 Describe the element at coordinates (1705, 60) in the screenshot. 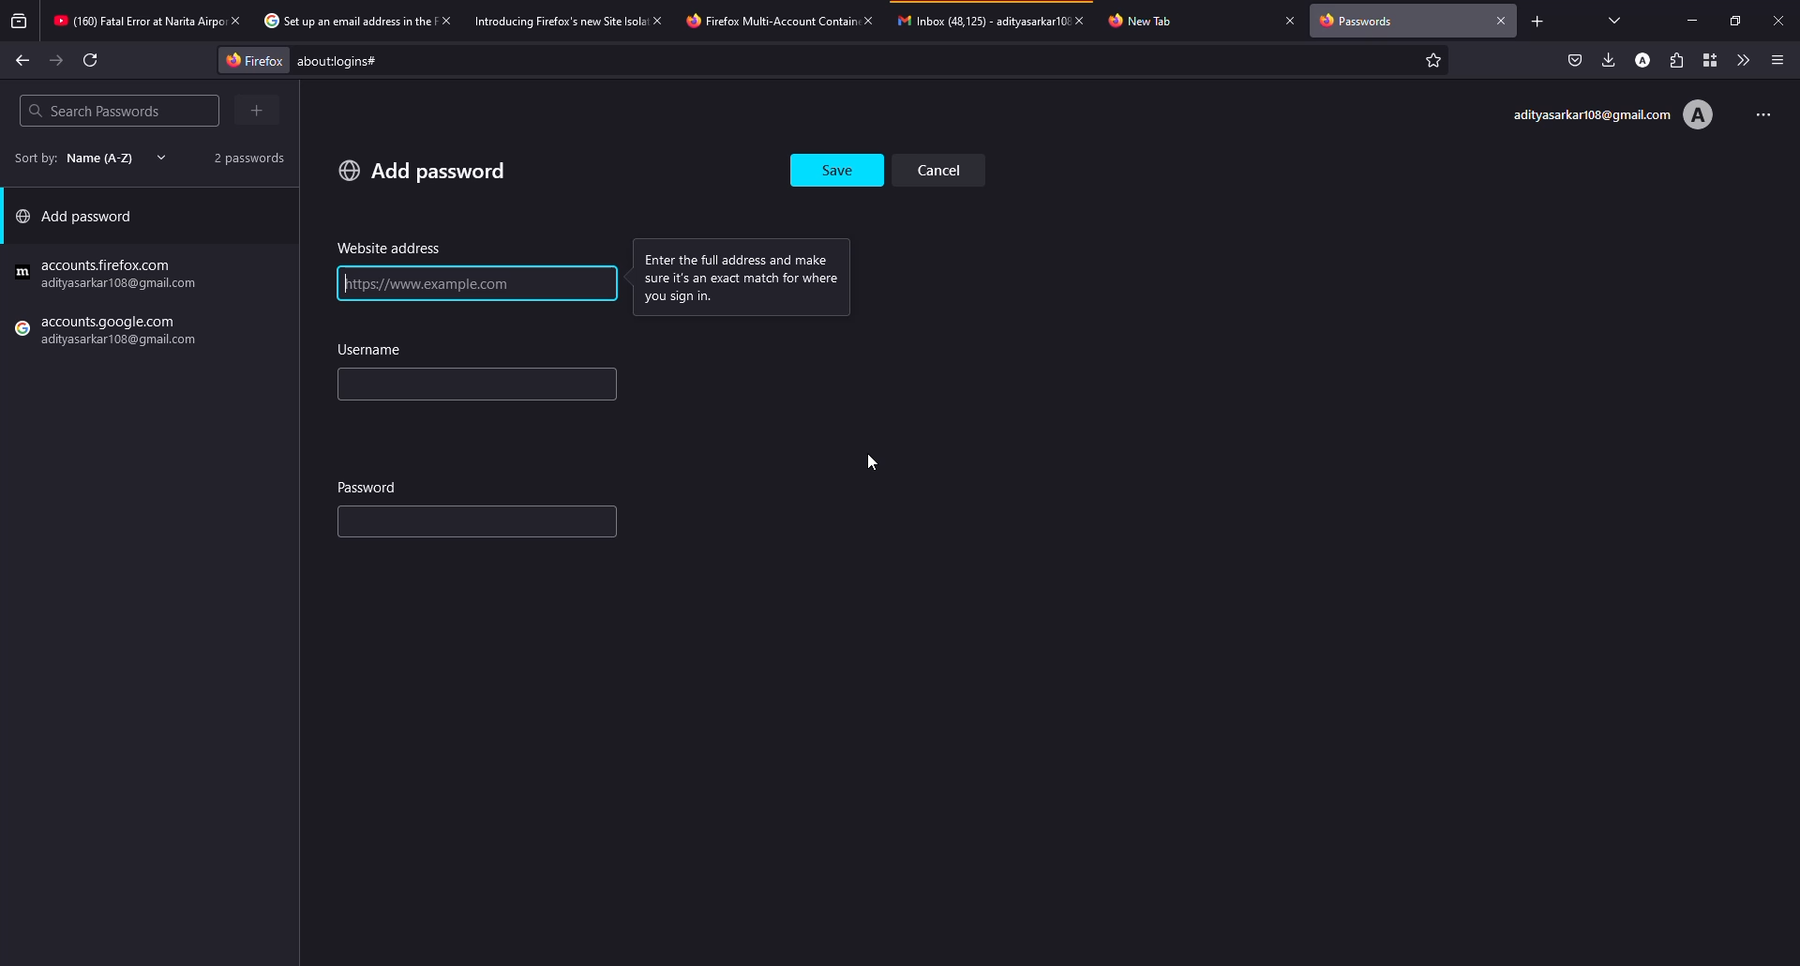

I see `container` at that location.